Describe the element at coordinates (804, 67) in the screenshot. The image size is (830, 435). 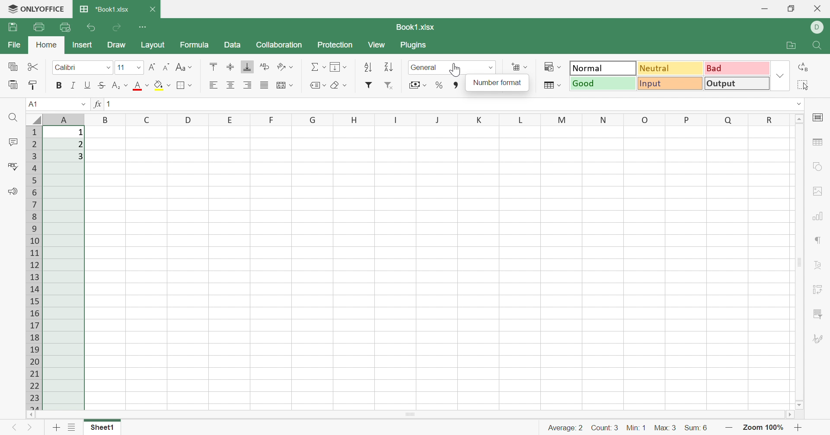
I see `Replace` at that location.